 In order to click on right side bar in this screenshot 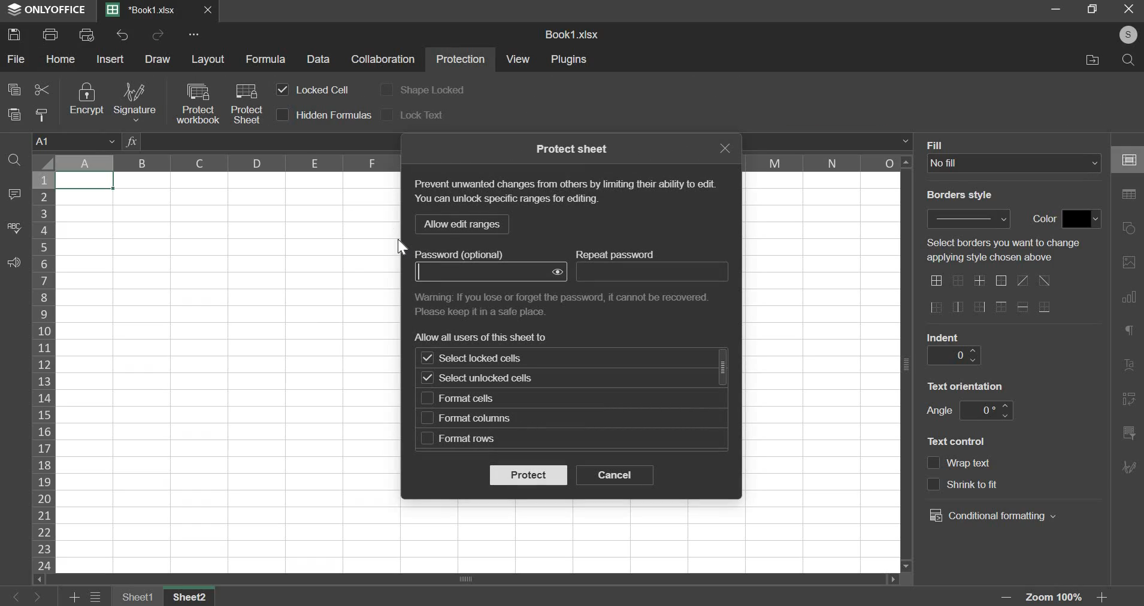, I will do `click(1132, 160)`.